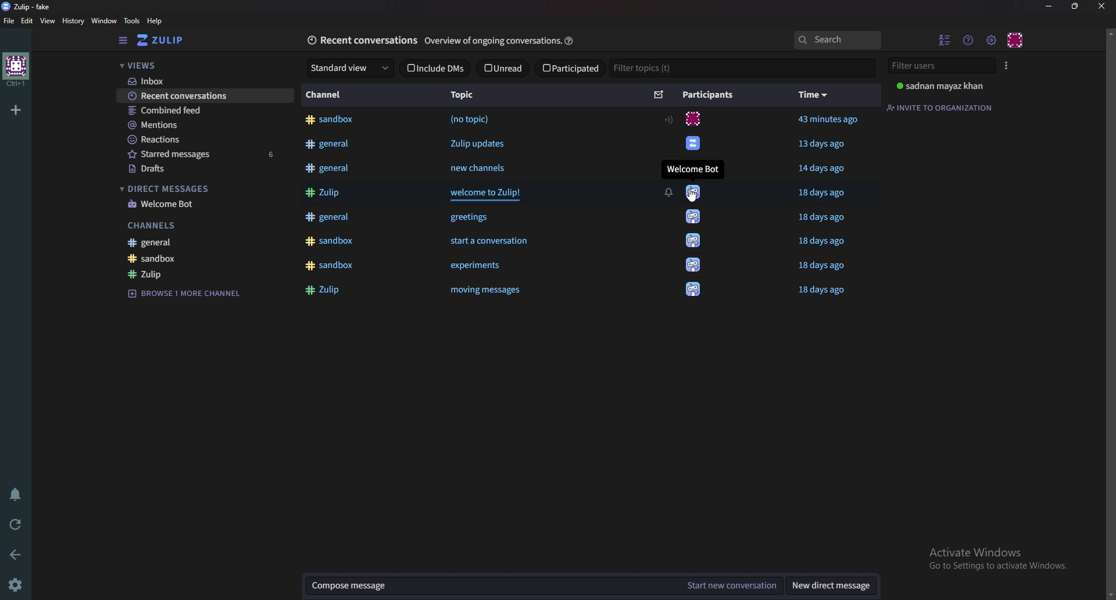  I want to click on Direct messages, so click(202, 187).